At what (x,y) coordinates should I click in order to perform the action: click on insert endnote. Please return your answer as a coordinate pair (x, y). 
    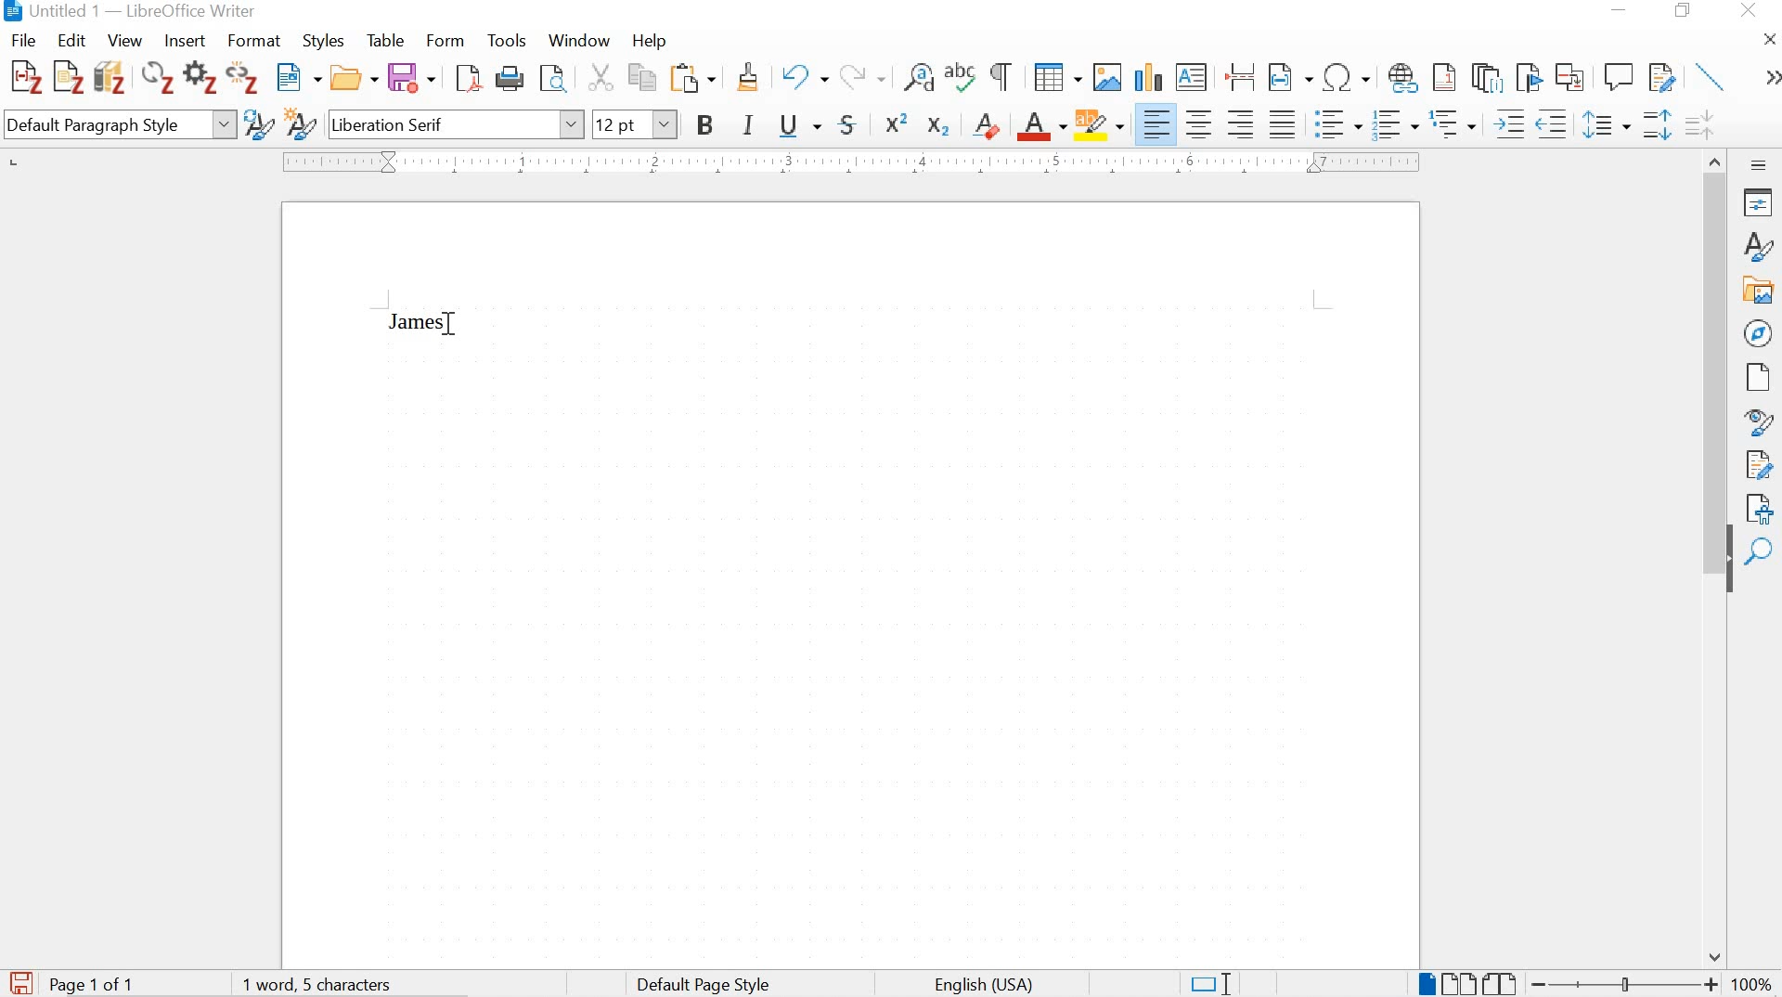
    Looking at the image, I should click on (1487, 78).